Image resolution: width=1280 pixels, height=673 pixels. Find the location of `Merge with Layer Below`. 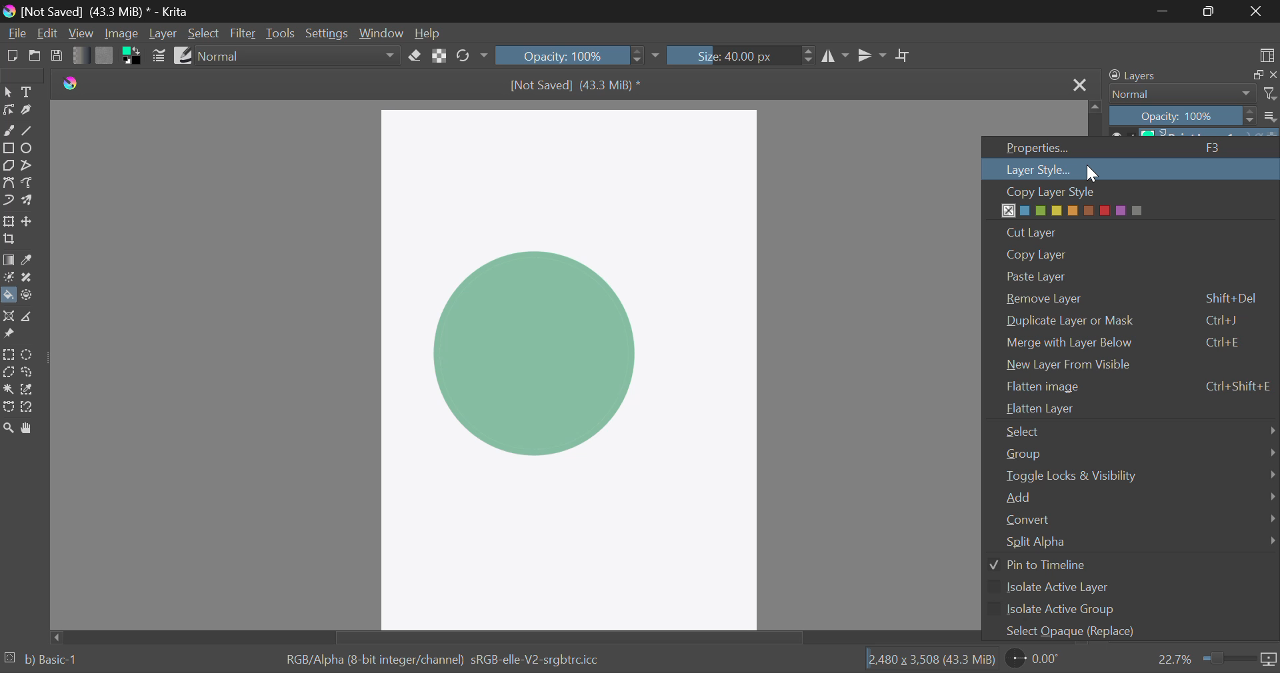

Merge with Layer Below is located at coordinates (1131, 340).